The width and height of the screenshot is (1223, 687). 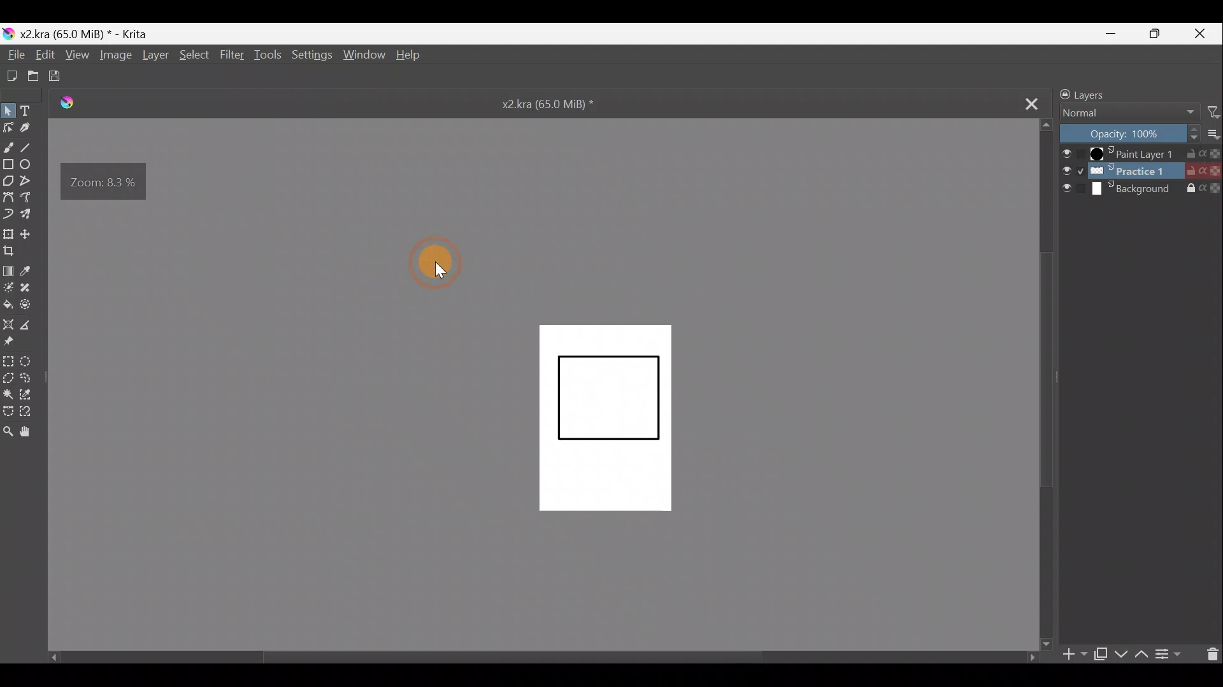 I want to click on Polyline tool, so click(x=29, y=181).